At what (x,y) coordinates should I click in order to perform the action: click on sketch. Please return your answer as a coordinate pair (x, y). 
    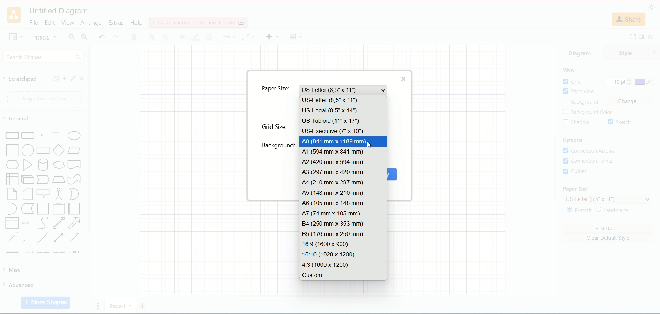
    Looking at the image, I should click on (620, 123).